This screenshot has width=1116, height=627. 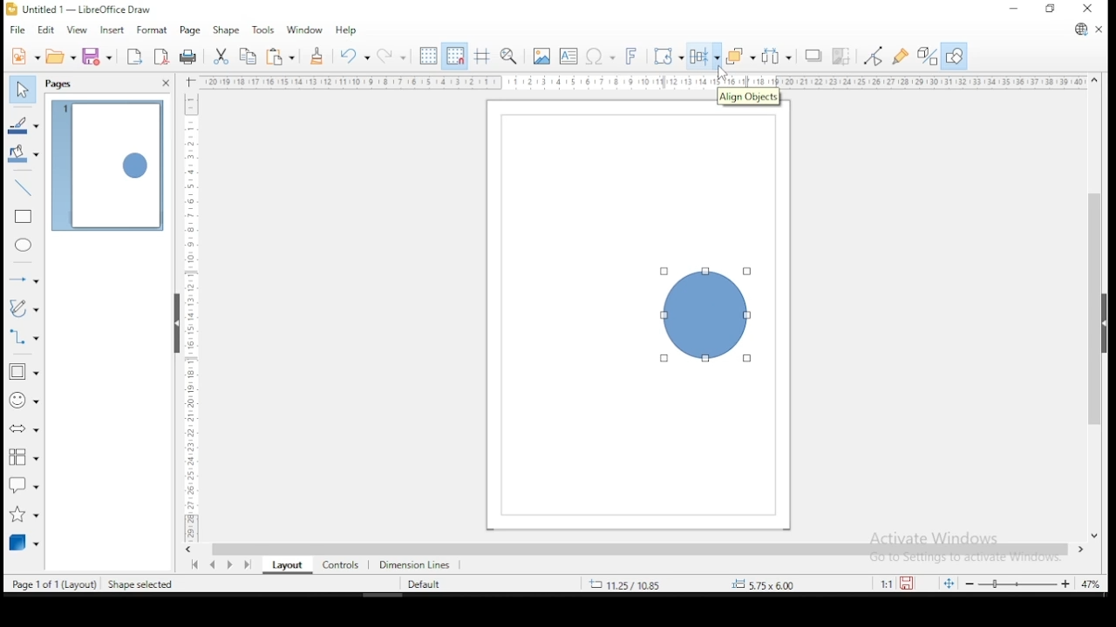 I want to click on save, so click(x=908, y=583).